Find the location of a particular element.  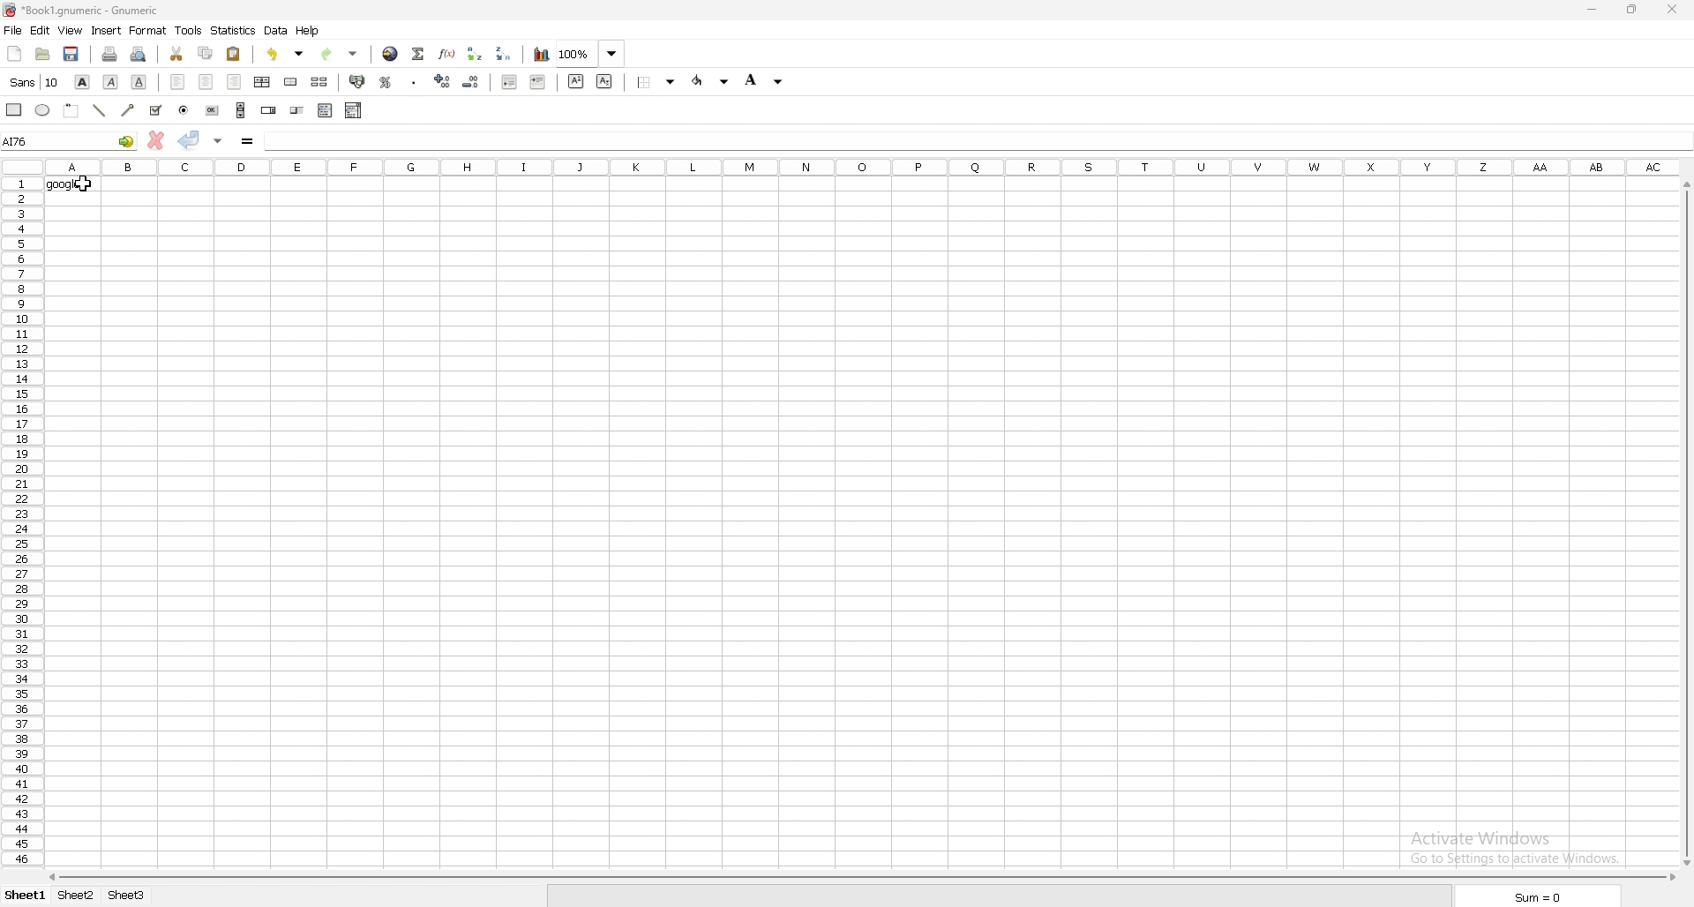

background is located at coordinates (766, 80).